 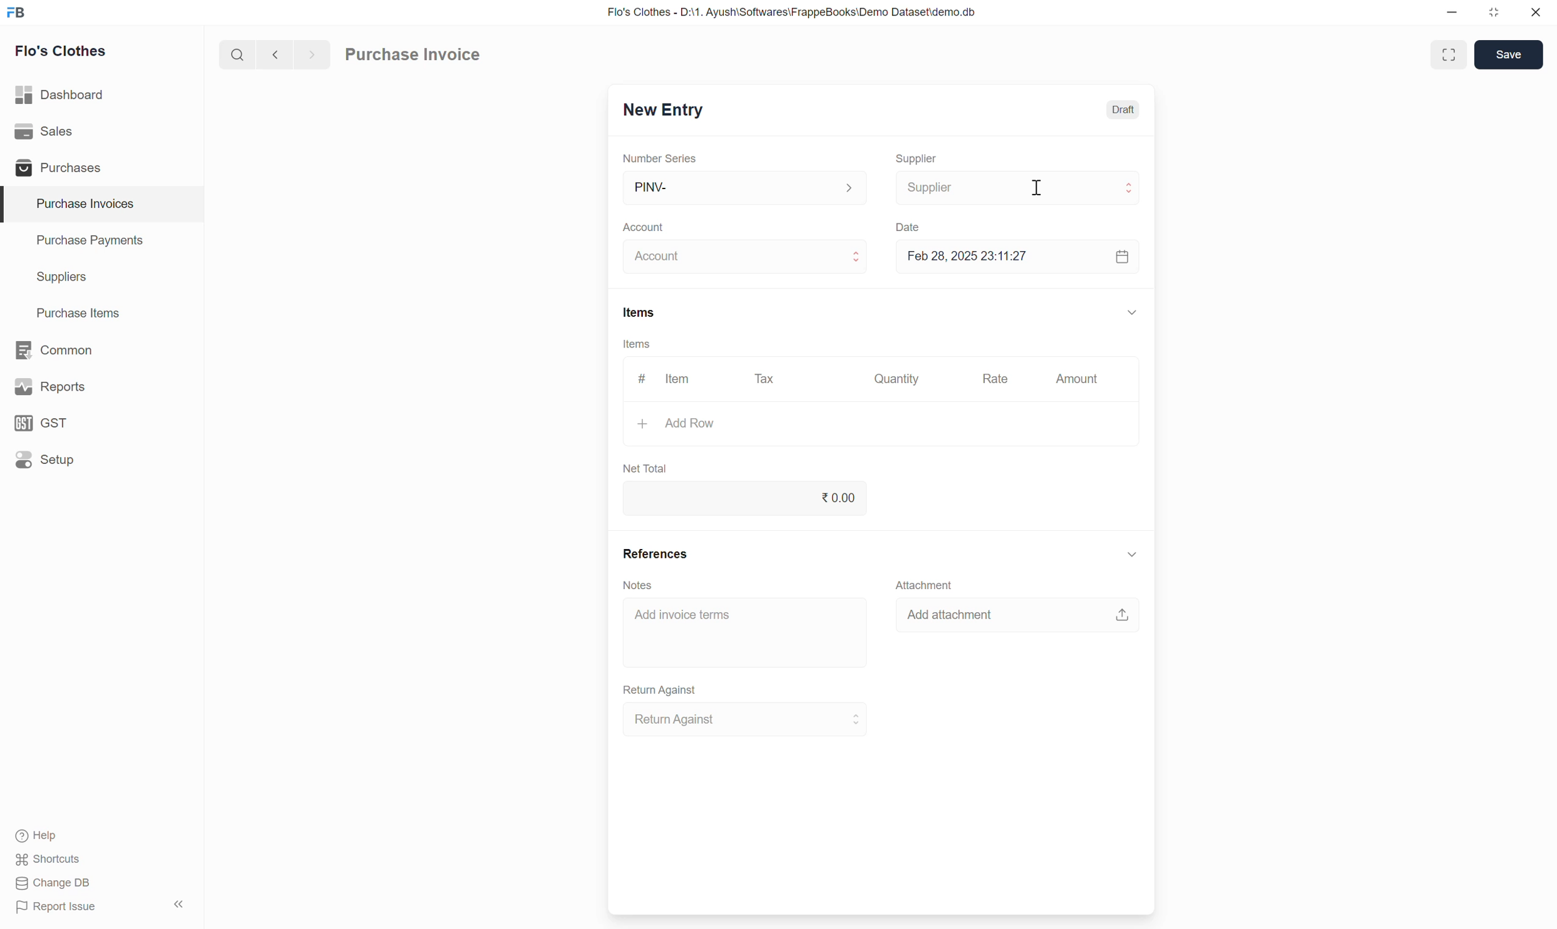 What do you see at coordinates (49, 860) in the screenshot?
I see `Shortcuts` at bounding box center [49, 860].